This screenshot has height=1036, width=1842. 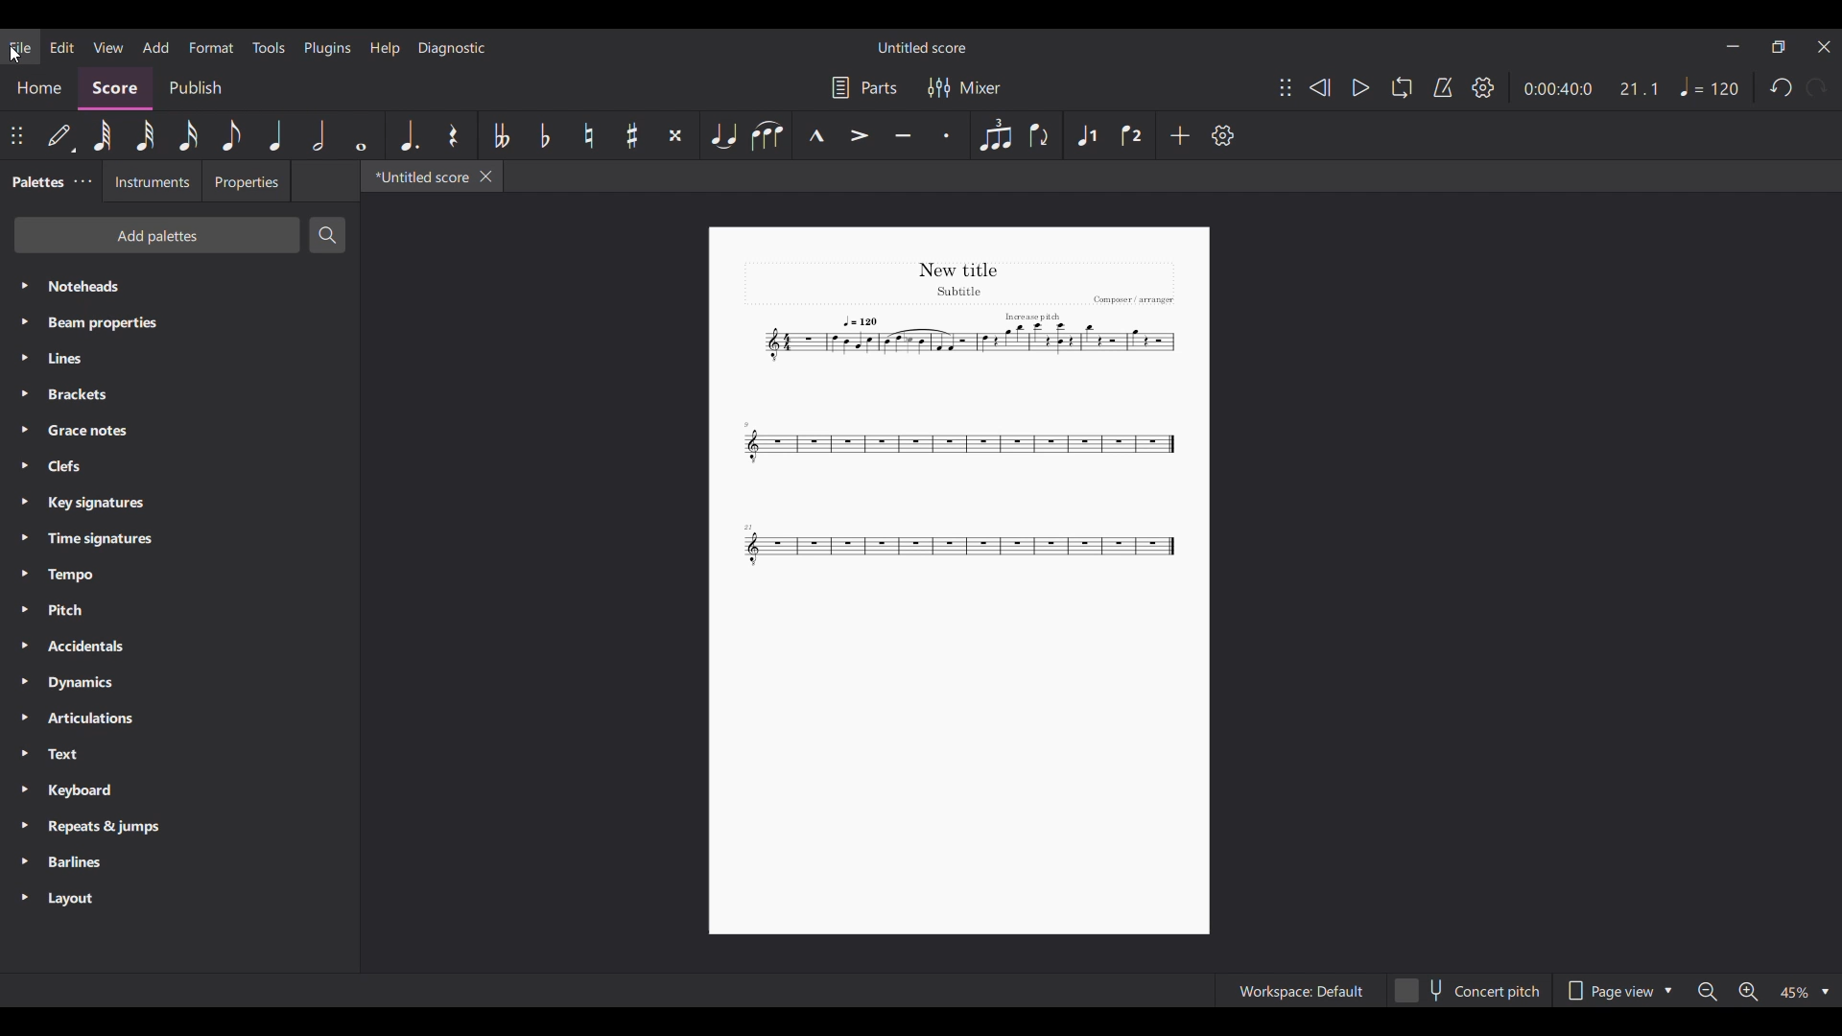 What do you see at coordinates (904, 135) in the screenshot?
I see `Tenuto` at bounding box center [904, 135].